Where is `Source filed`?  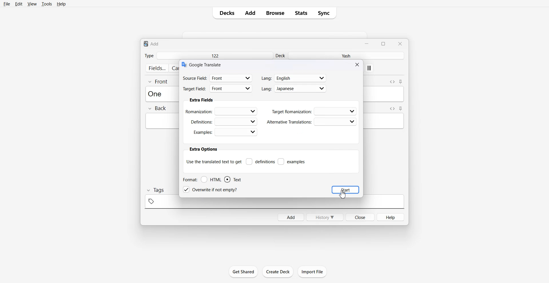
Source filed is located at coordinates (218, 78).